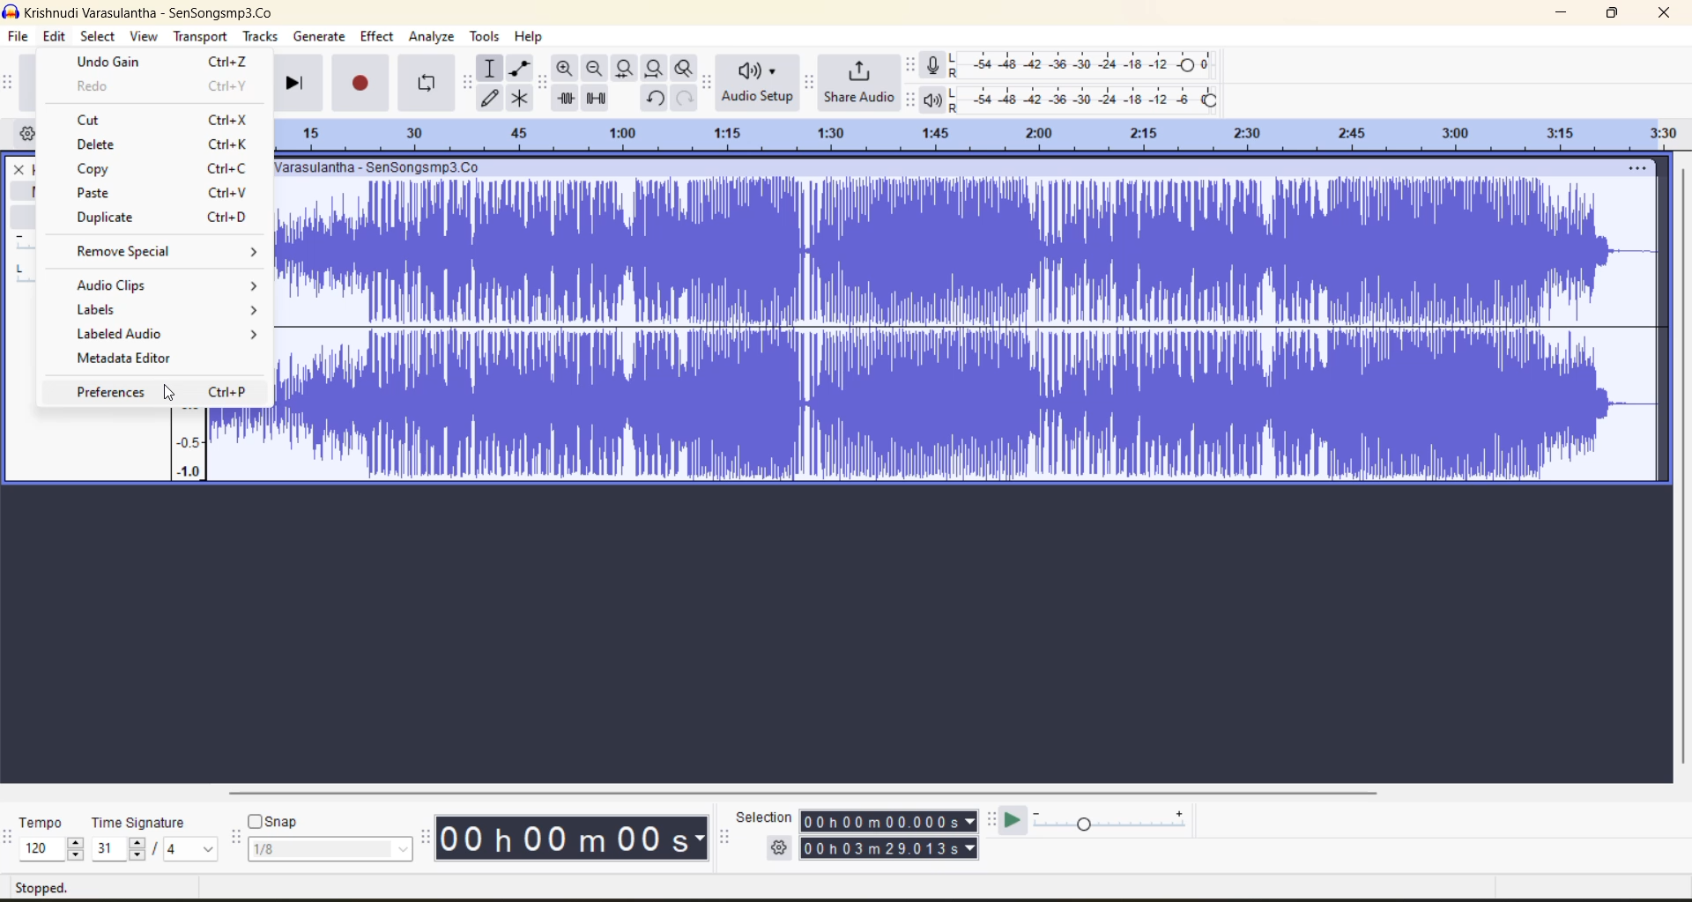 The height and width of the screenshot is (902, 1692). I want to click on undo, so click(655, 99).